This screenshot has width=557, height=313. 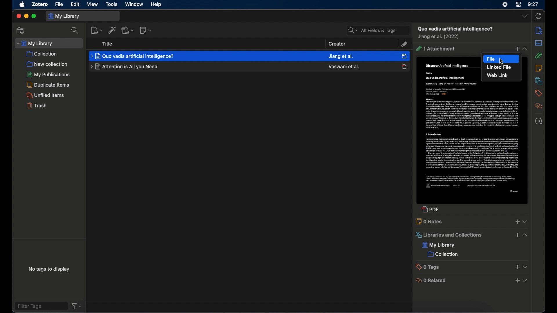 What do you see at coordinates (40, 4) in the screenshot?
I see `zotero` at bounding box center [40, 4].